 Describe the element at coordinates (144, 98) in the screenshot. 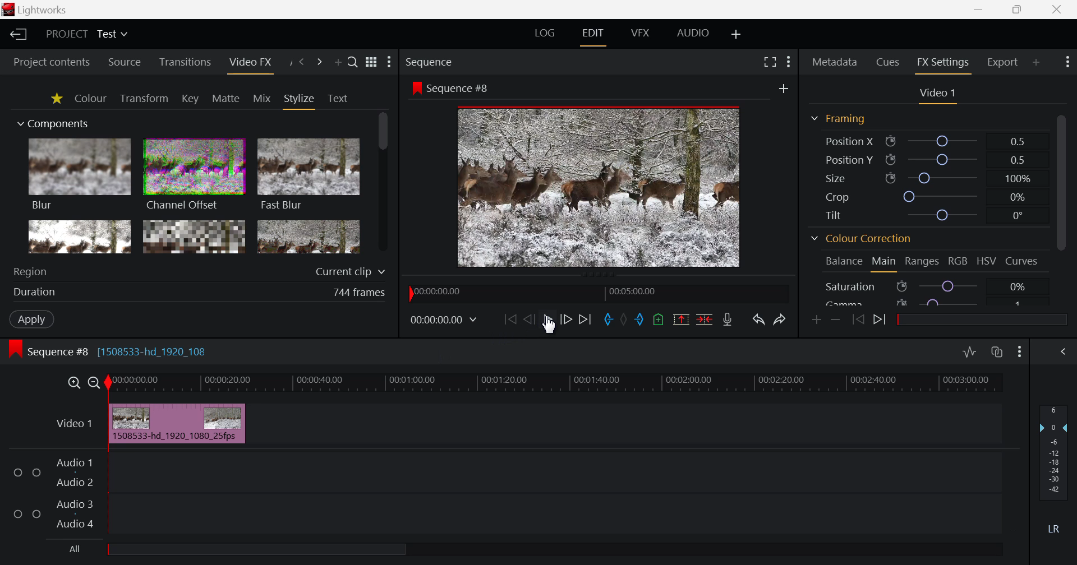

I see `Transform` at that location.